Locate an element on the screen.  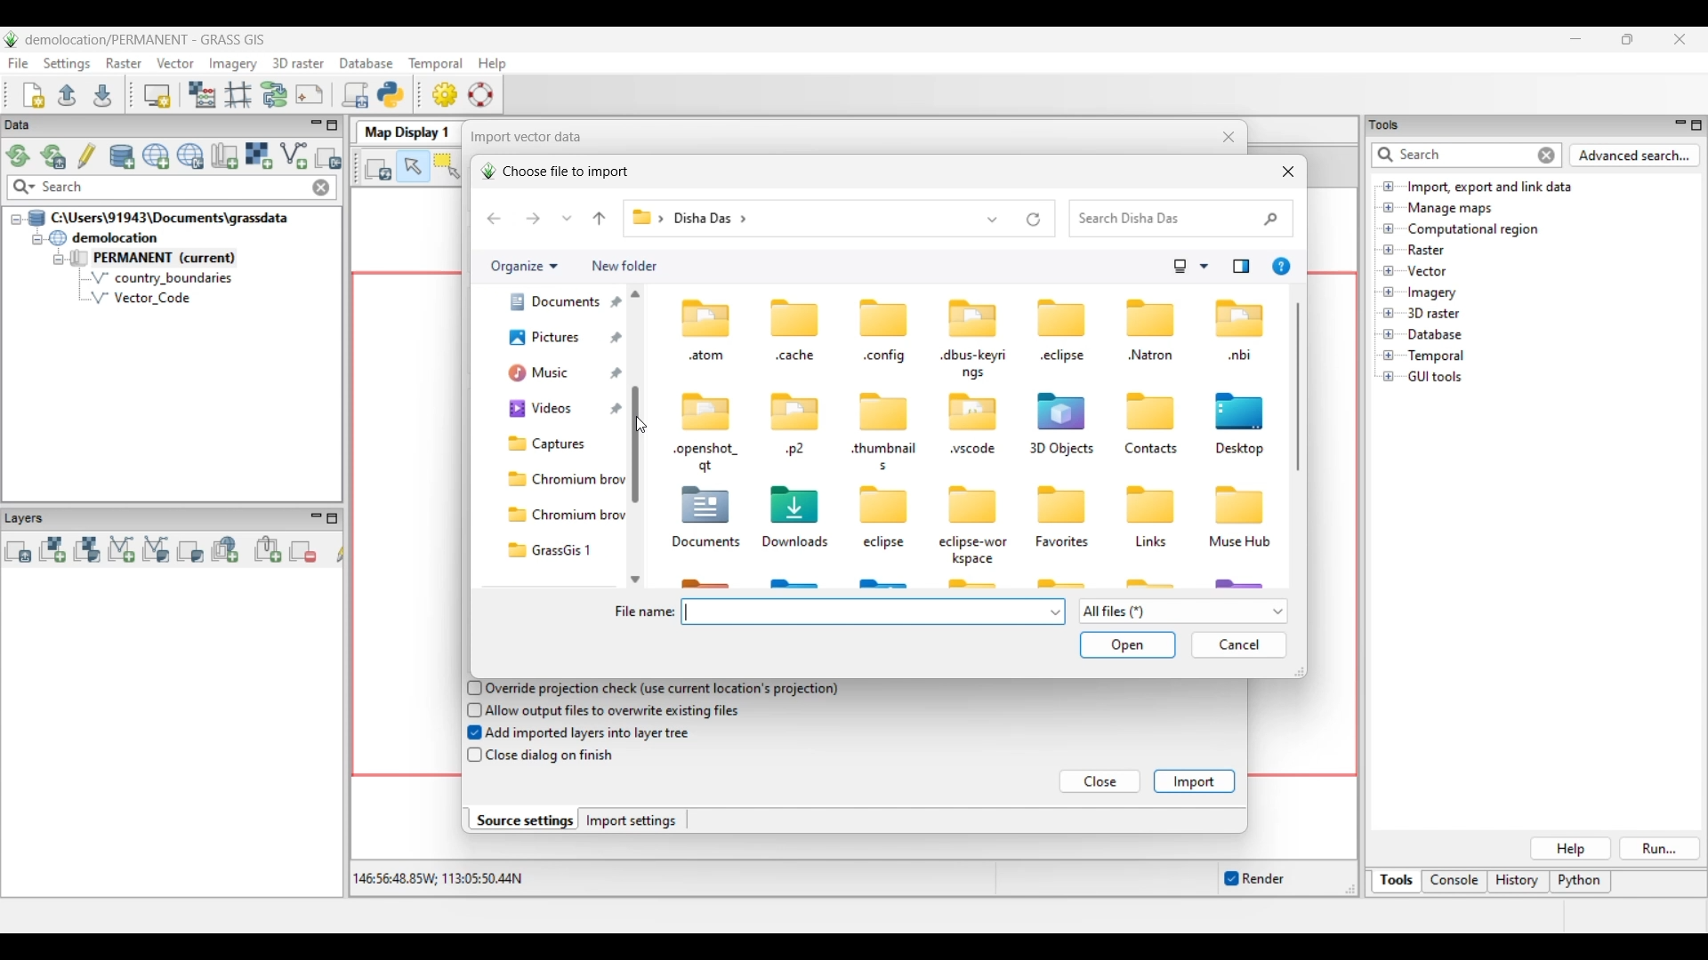
Start new map display is located at coordinates (157, 96).